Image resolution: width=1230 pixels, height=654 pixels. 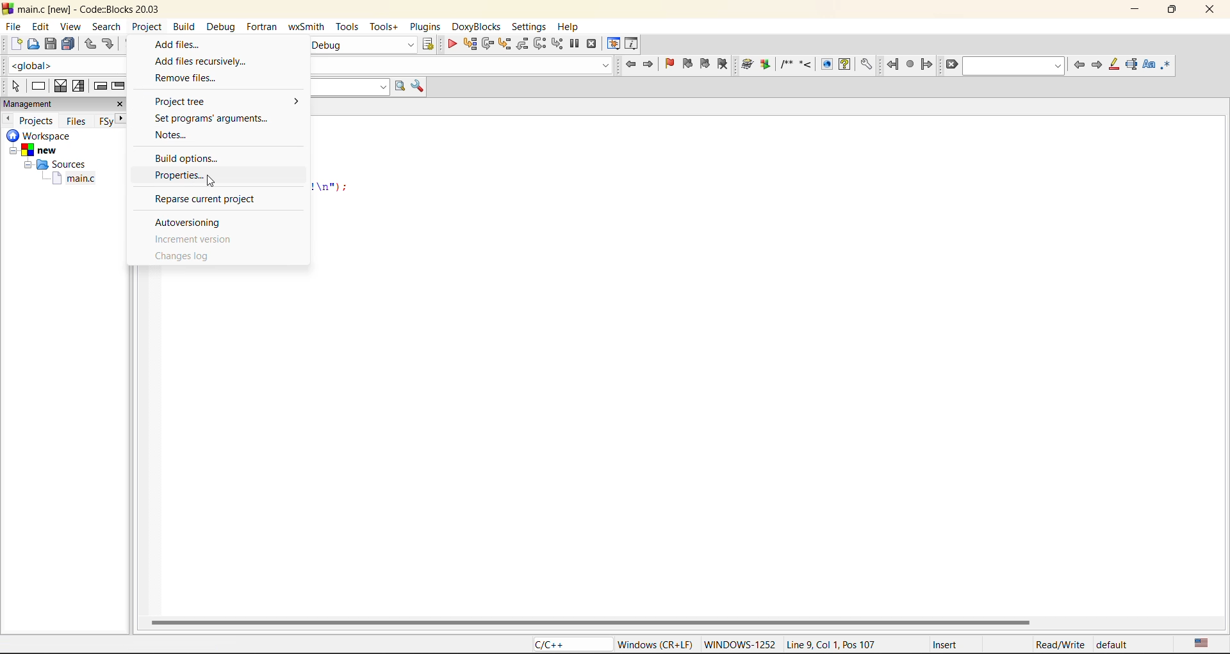 What do you see at coordinates (1097, 65) in the screenshot?
I see `next` at bounding box center [1097, 65].